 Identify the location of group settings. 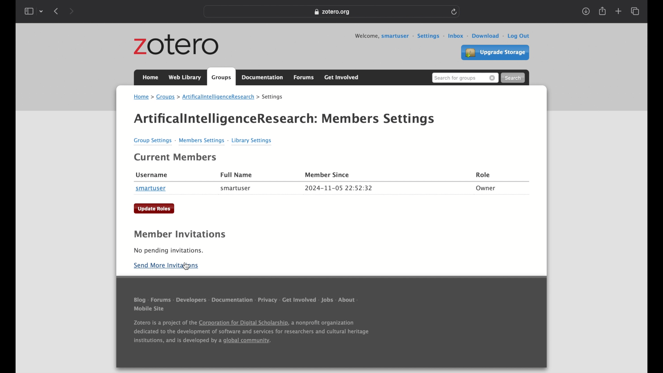
(154, 140).